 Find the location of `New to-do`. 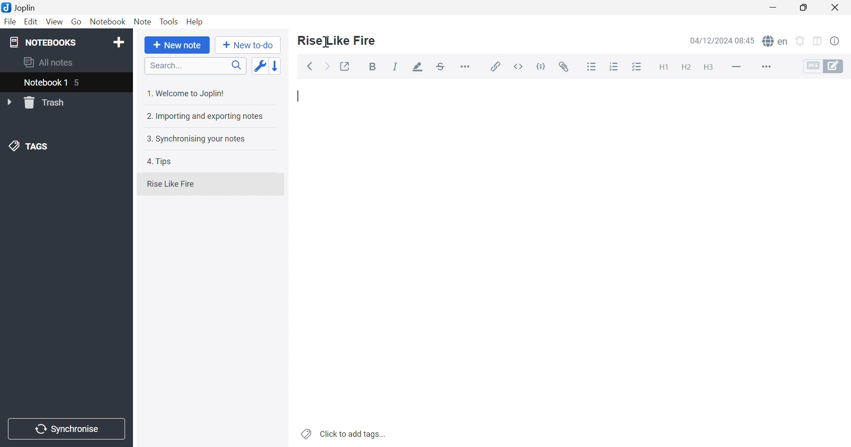

New to-do is located at coordinates (248, 45).